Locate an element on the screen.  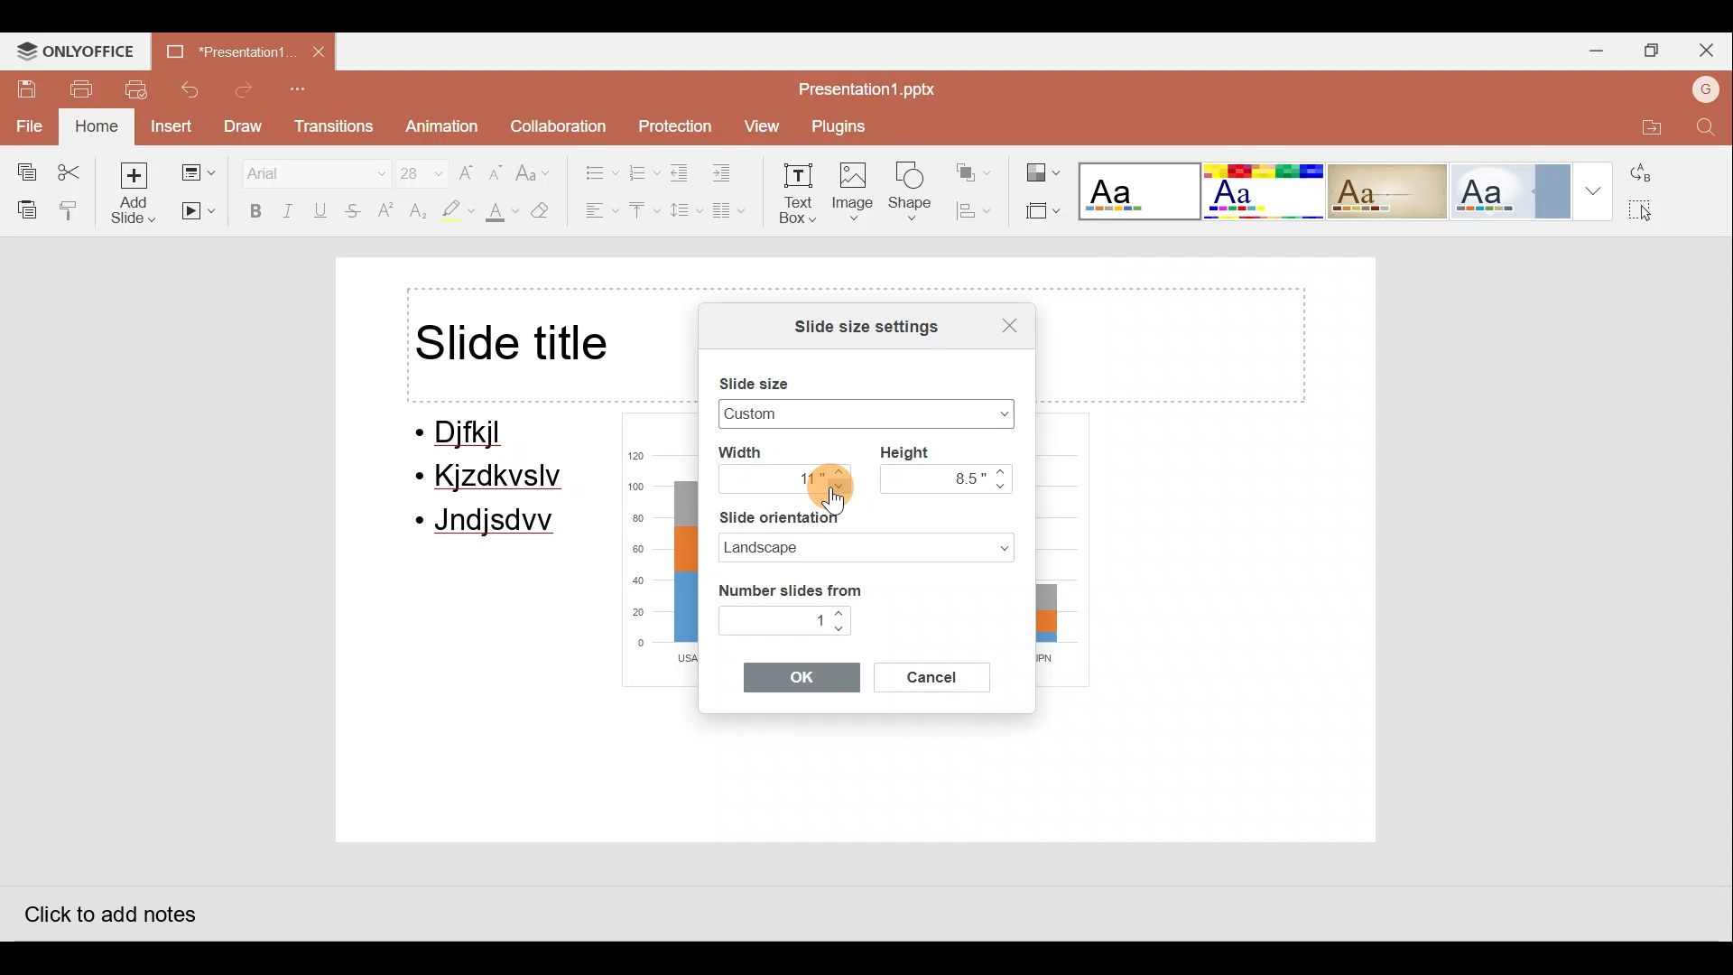
Quick print is located at coordinates (140, 90).